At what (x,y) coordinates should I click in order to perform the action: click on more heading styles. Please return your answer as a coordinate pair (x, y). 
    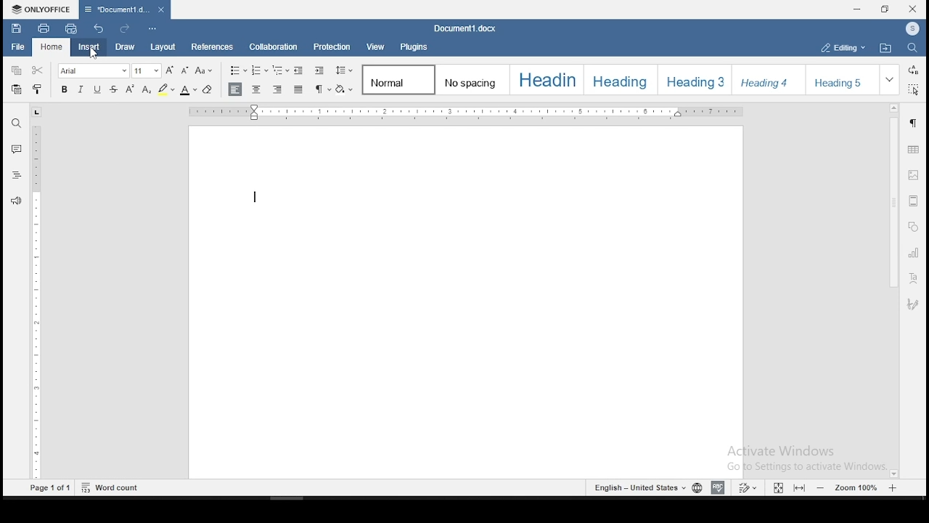
    Looking at the image, I should click on (891, 78).